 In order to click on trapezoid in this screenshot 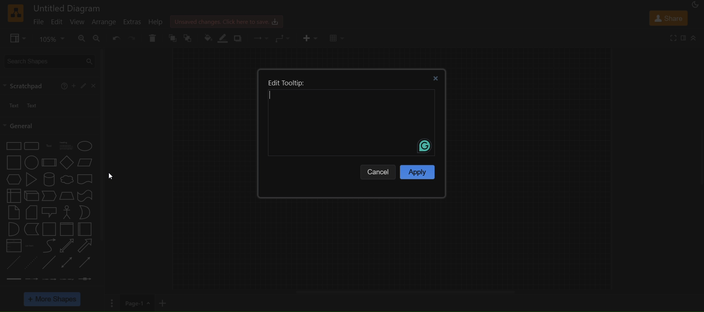, I will do `click(67, 196)`.